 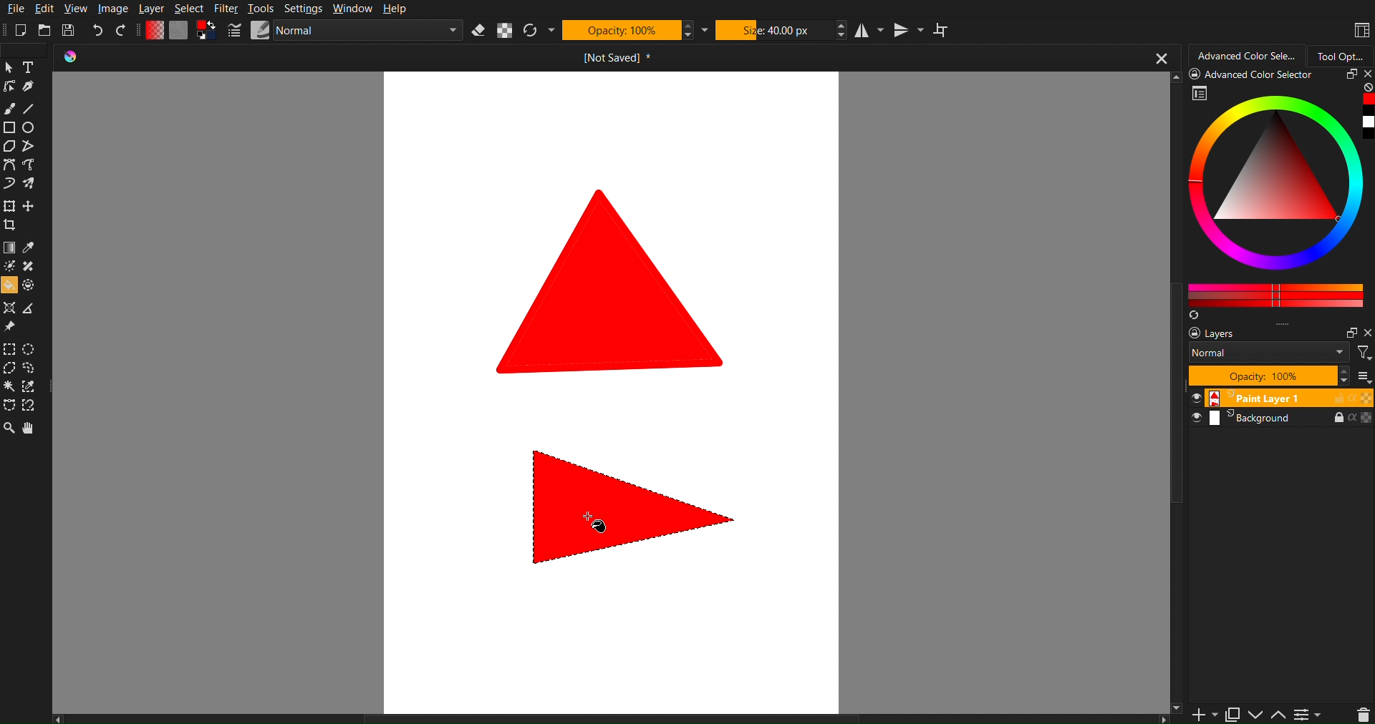 What do you see at coordinates (633, 504) in the screenshot?
I see `Filled Shape` at bounding box center [633, 504].